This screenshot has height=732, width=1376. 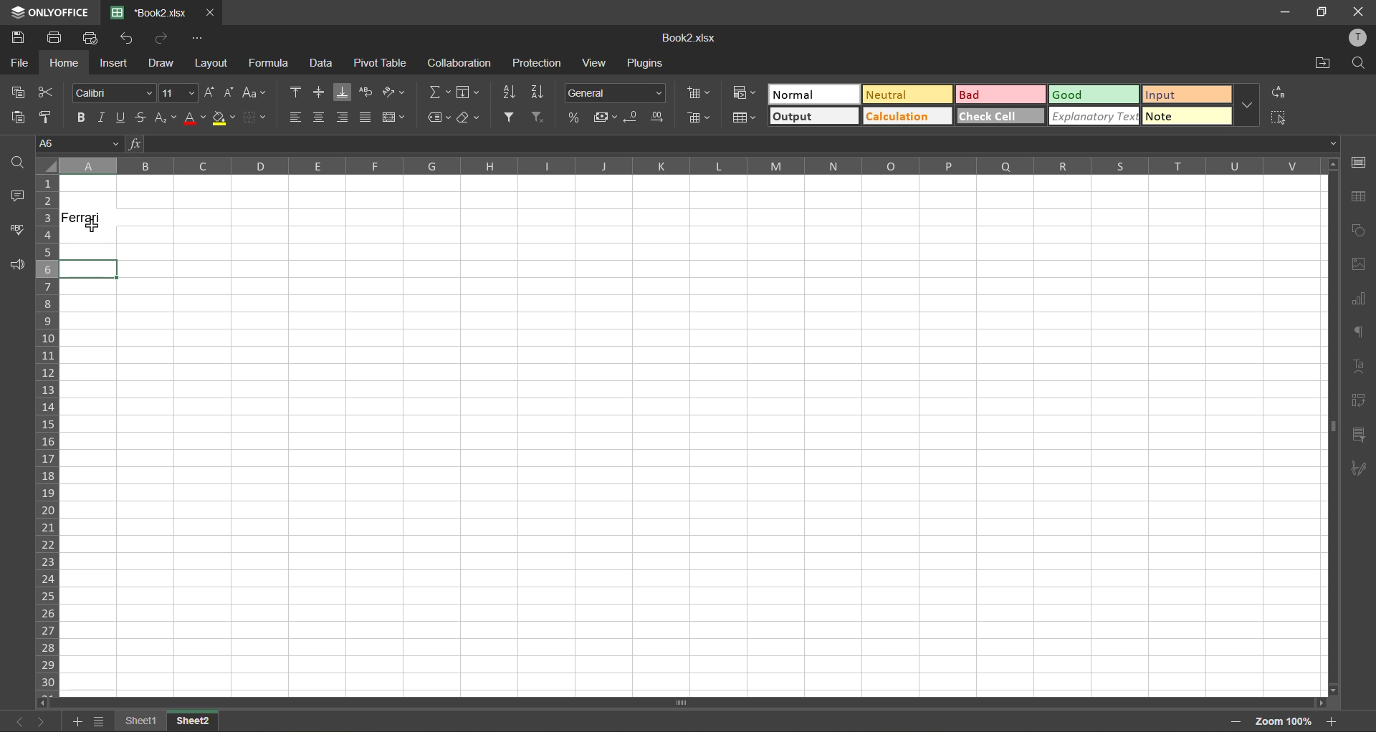 I want to click on find, so click(x=1359, y=64).